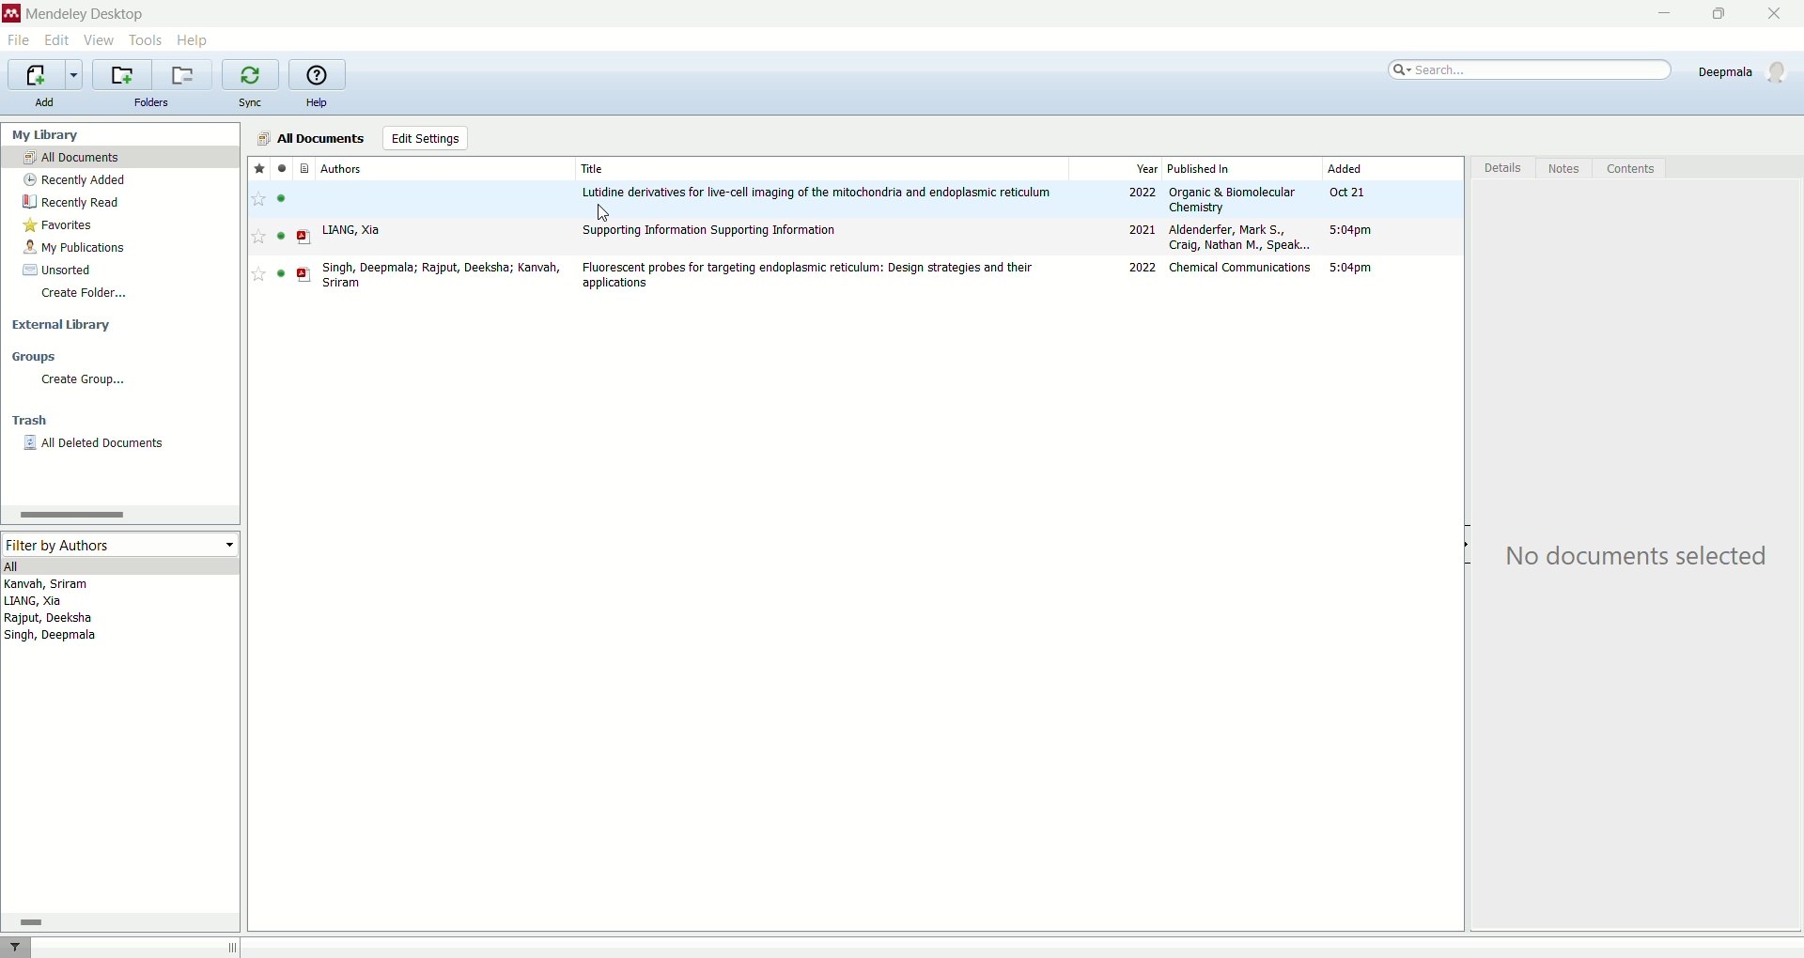 Image resolution: width=1804 pixels, height=958 pixels. What do you see at coordinates (83, 381) in the screenshot?
I see `create group` at bounding box center [83, 381].